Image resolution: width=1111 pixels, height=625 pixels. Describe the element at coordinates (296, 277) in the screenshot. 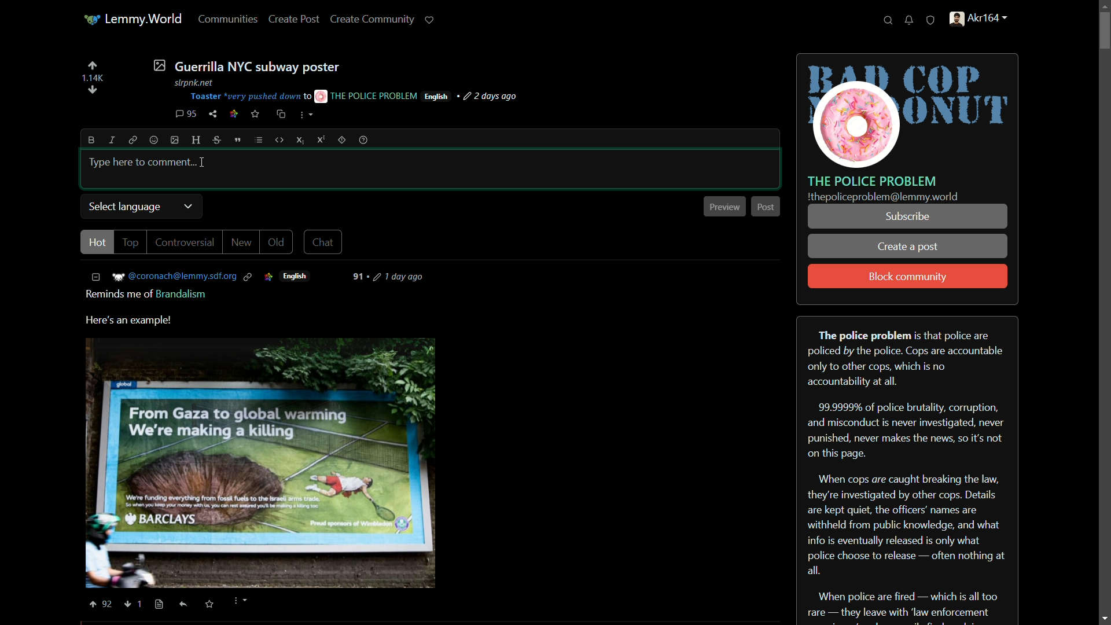

I see `language` at that location.